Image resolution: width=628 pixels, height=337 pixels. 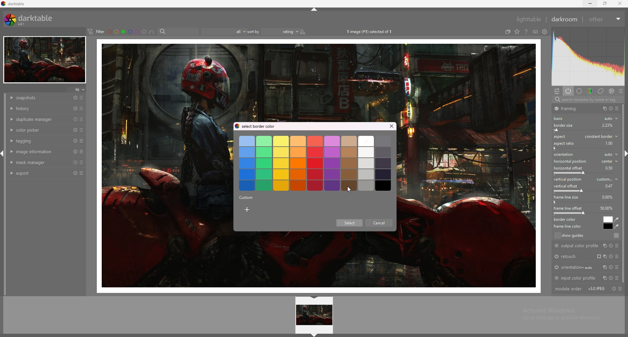 I want to click on 1image (#1) selected of 1, so click(x=373, y=32).